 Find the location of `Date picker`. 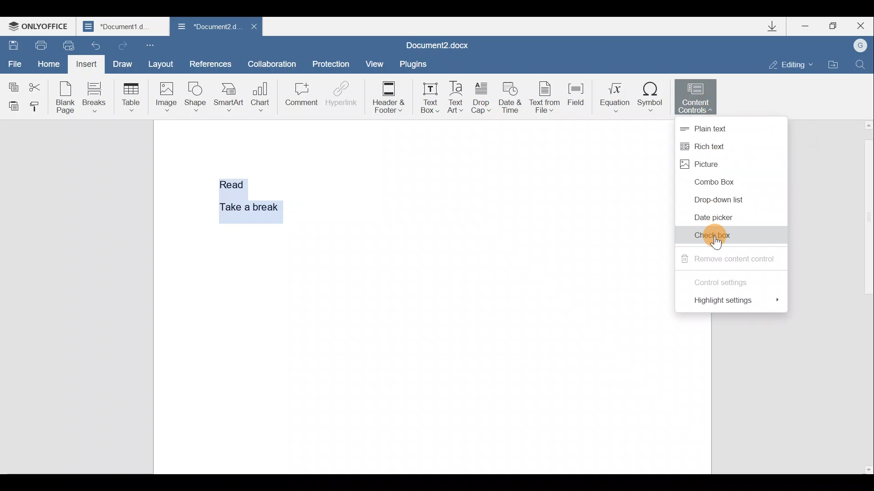

Date picker is located at coordinates (718, 219).